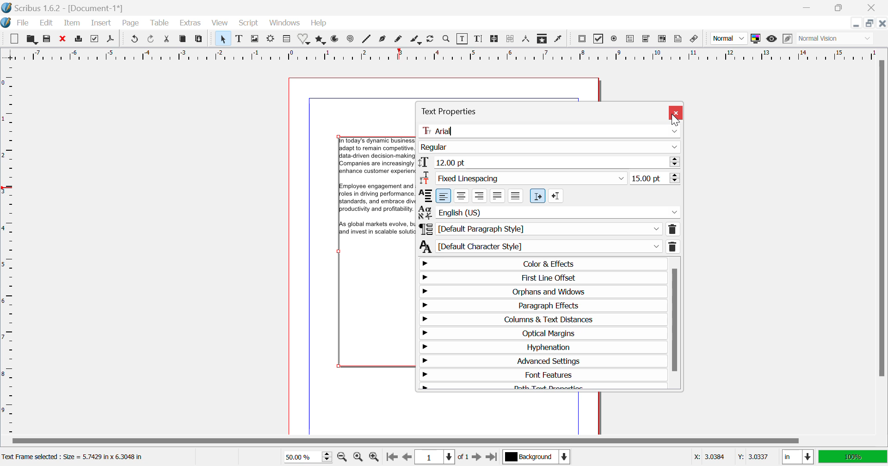  What do you see at coordinates (65, 8) in the screenshot?
I see `Scribus 1.62 - [Document 1*]` at bounding box center [65, 8].